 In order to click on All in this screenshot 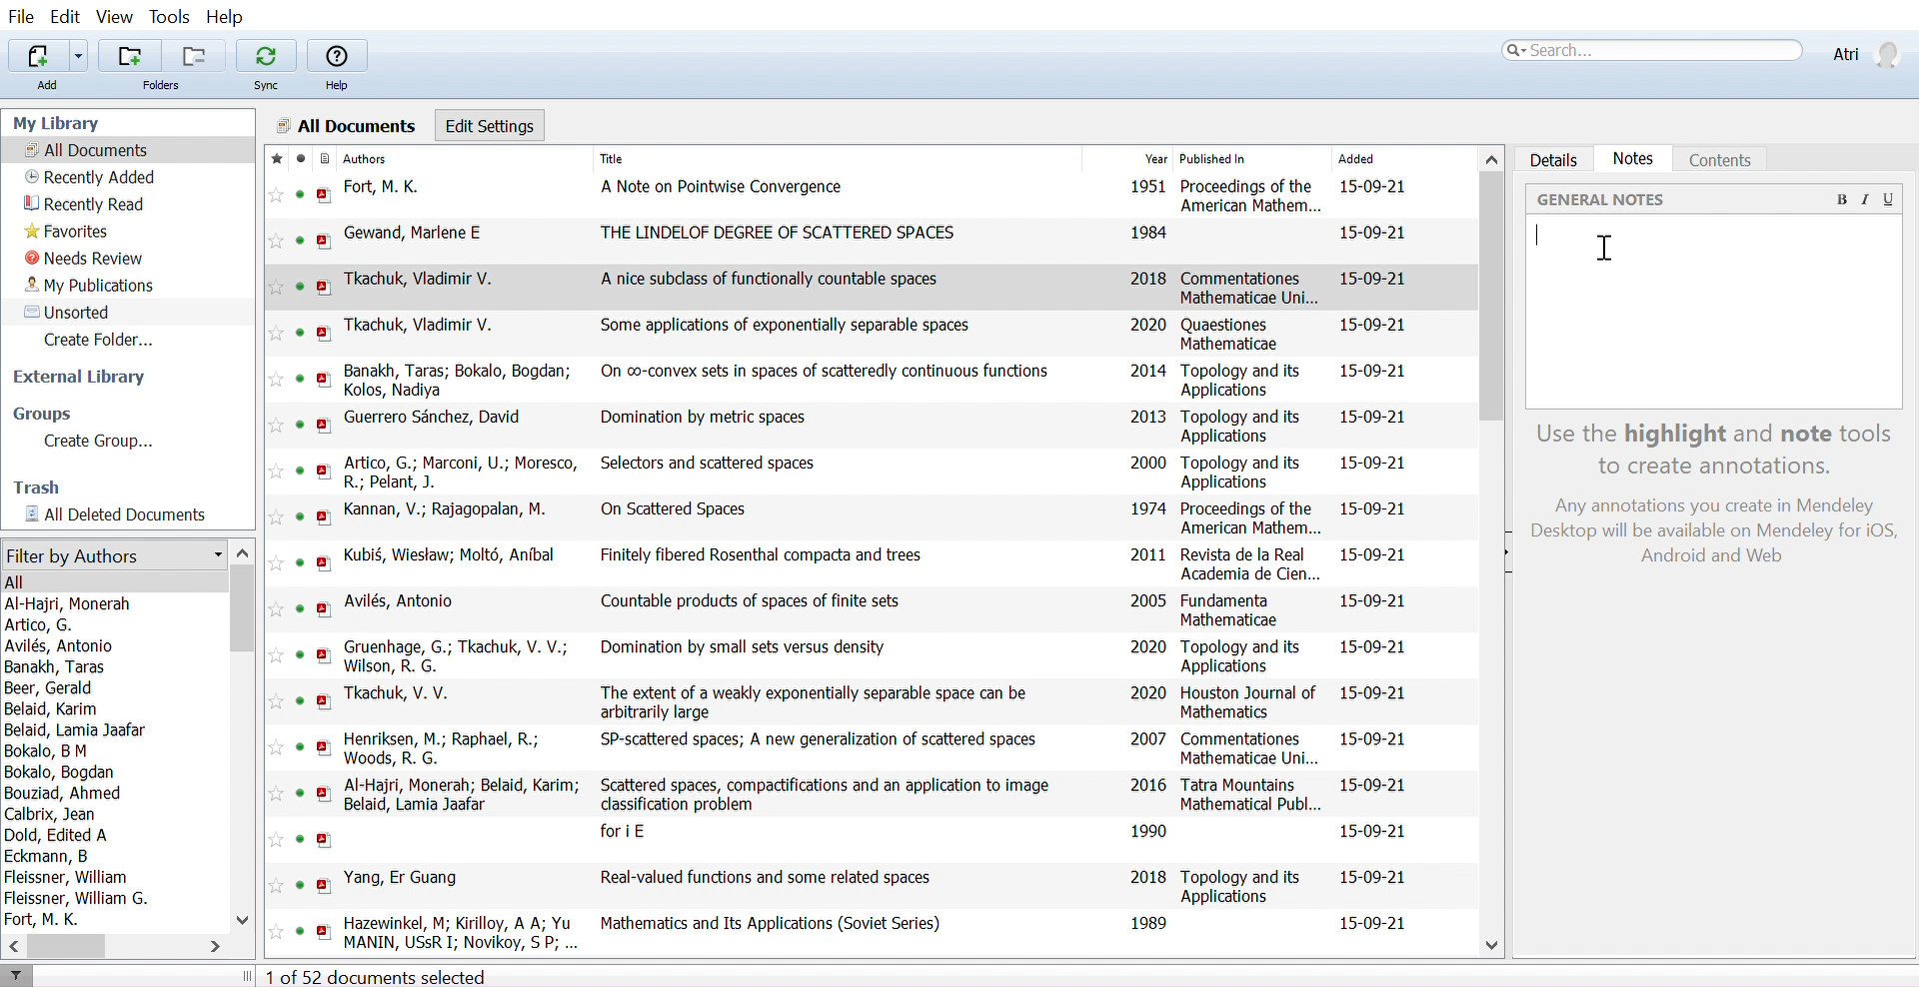, I will do `click(18, 583)`.